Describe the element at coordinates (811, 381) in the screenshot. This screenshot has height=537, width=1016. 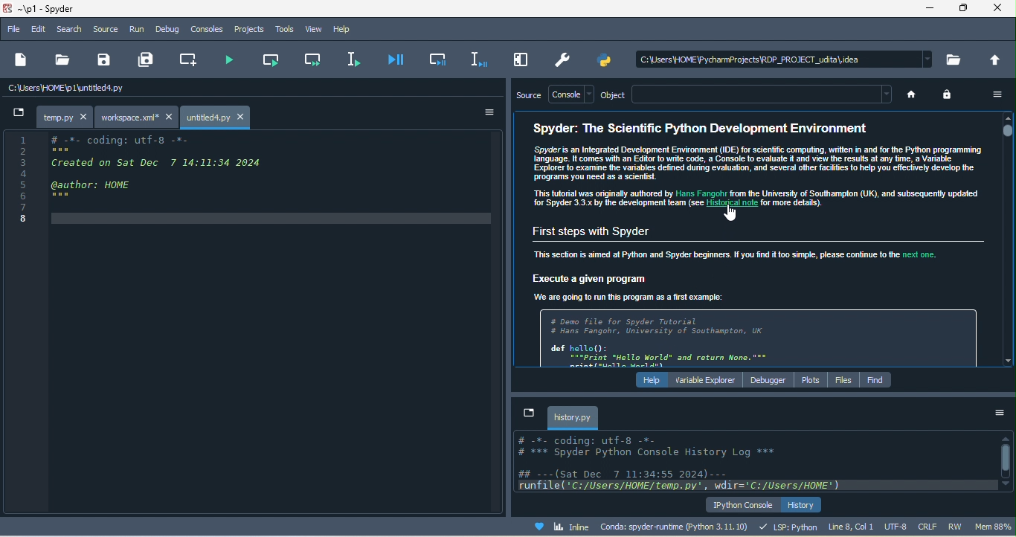
I see `plots` at that location.